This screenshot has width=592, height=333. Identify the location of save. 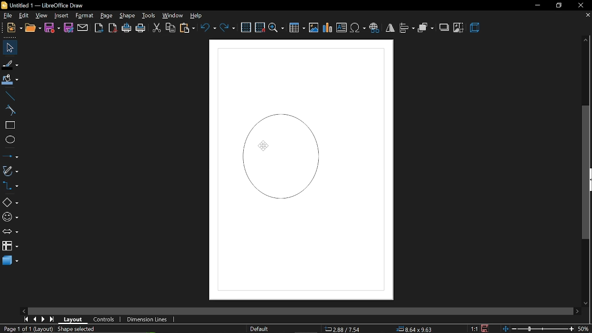
(52, 28).